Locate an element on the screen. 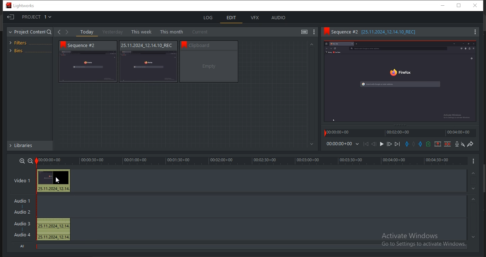  this week is located at coordinates (141, 31).